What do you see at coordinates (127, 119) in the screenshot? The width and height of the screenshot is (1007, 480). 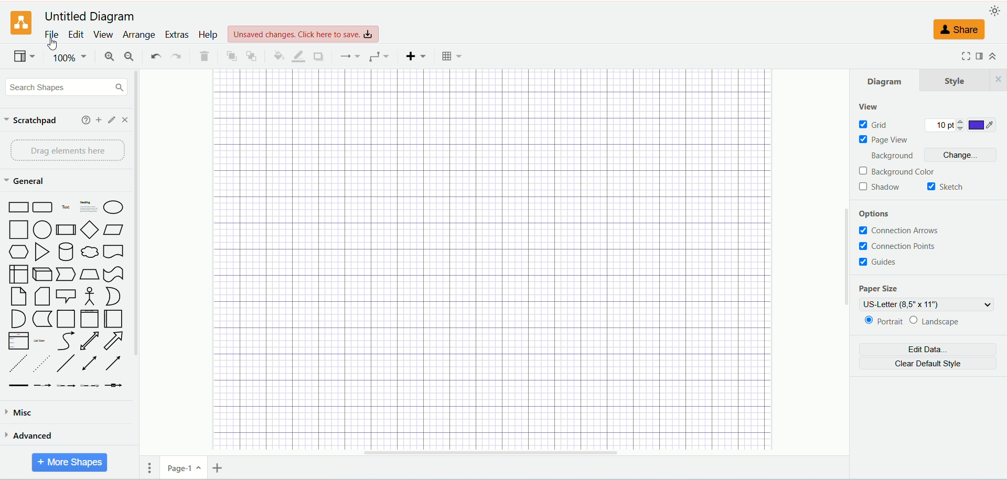 I see `close` at bounding box center [127, 119].